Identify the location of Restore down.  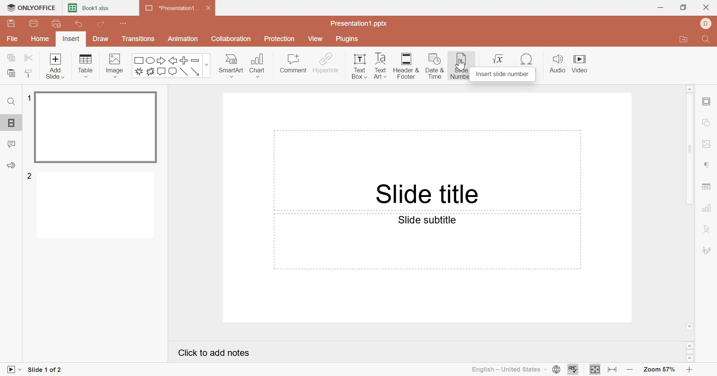
(685, 7).